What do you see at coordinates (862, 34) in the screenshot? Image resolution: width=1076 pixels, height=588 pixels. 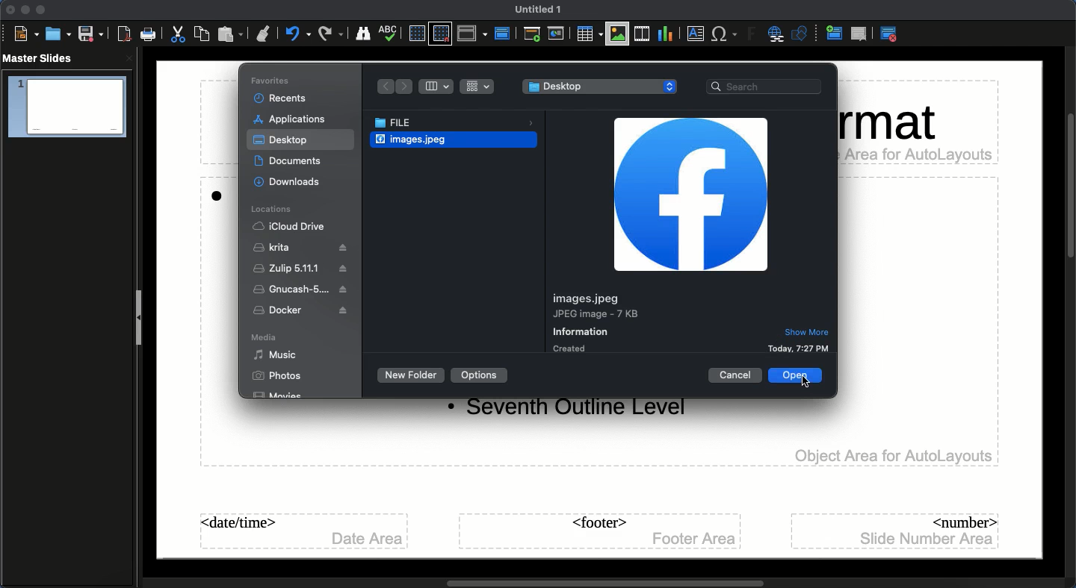 I see `Delete master` at bounding box center [862, 34].